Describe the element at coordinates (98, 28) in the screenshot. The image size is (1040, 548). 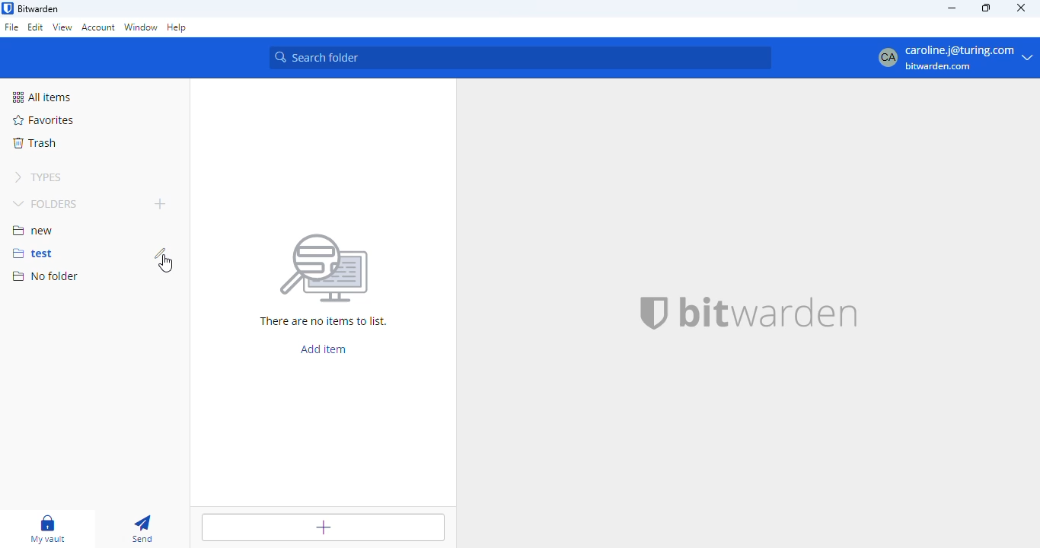
I see `account` at that location.